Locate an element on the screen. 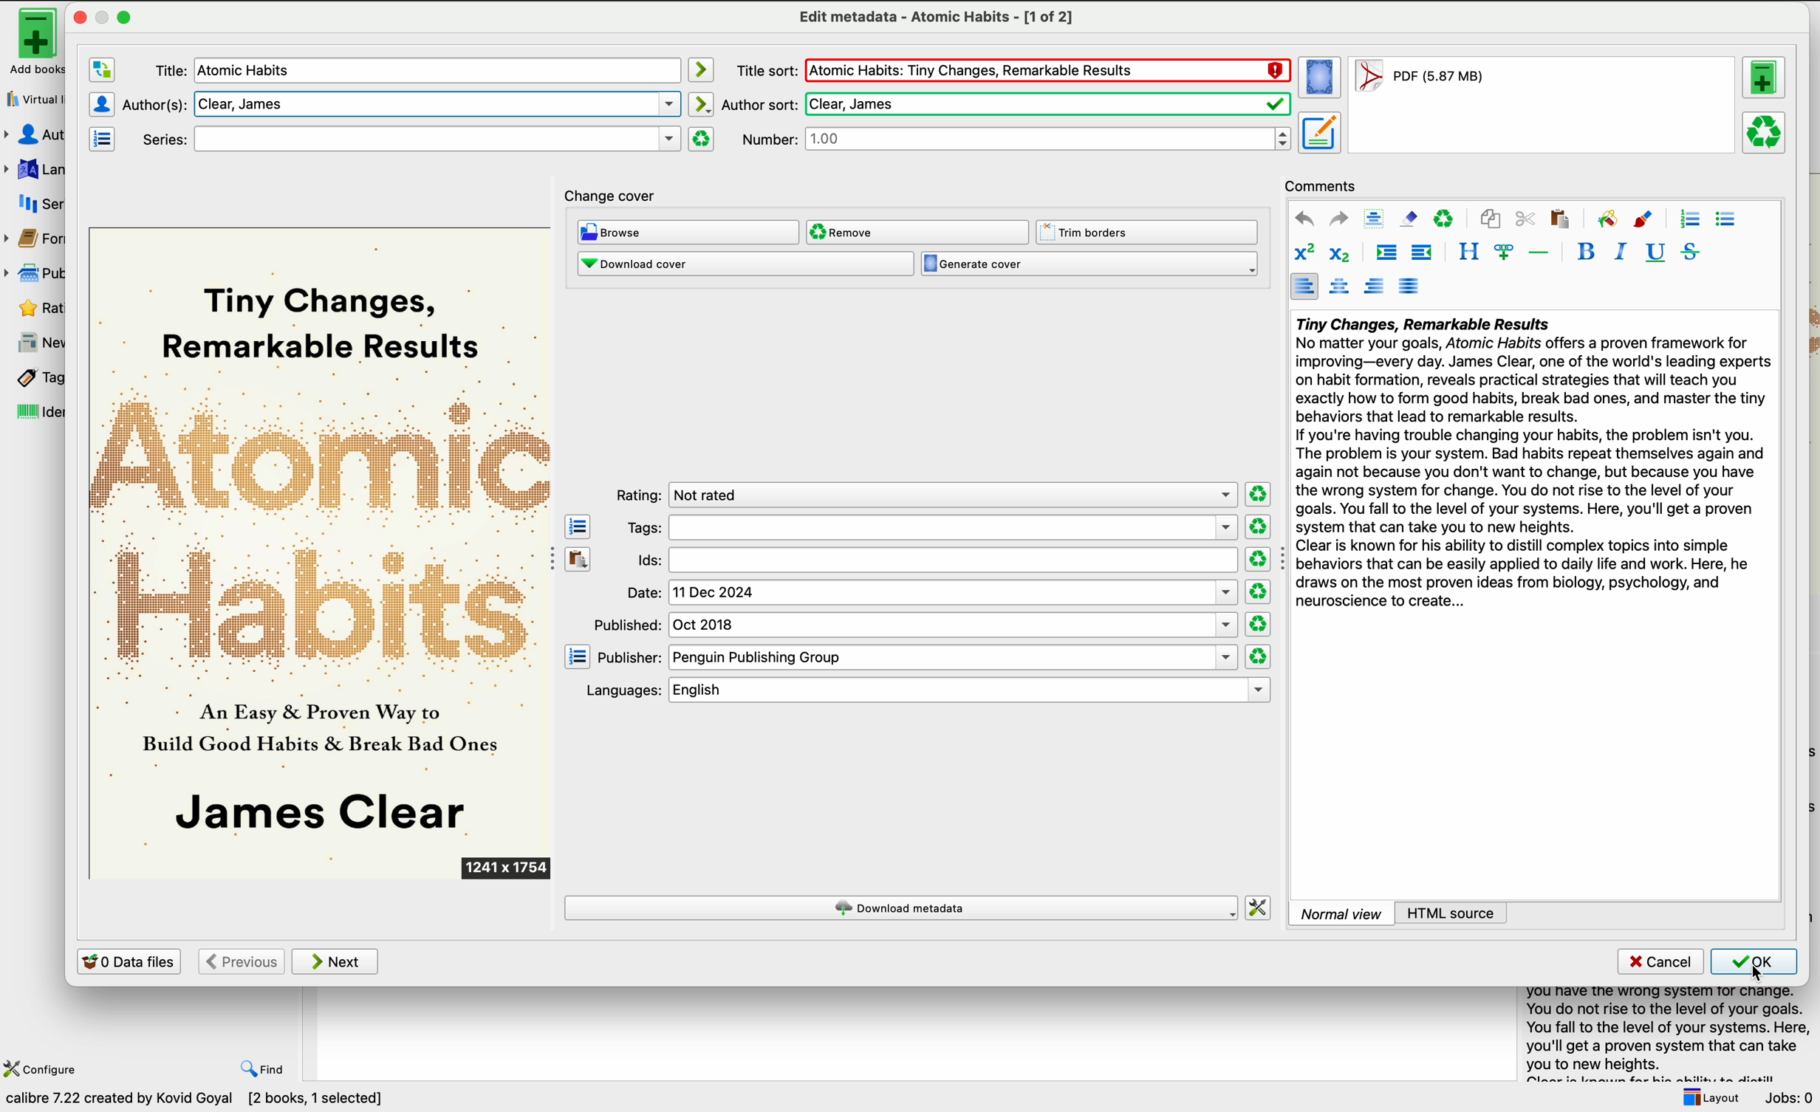 This screenshot has width=1820, height=1112. underline is located at coordinates (1656, 253).